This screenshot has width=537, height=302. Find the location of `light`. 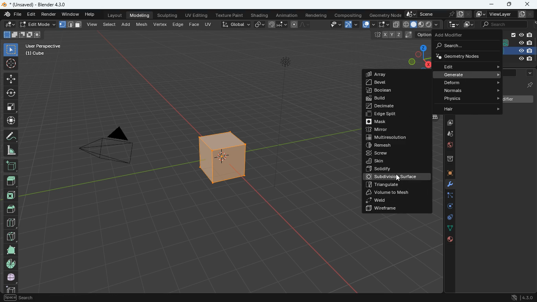

light is located at coordinates (293, 77).